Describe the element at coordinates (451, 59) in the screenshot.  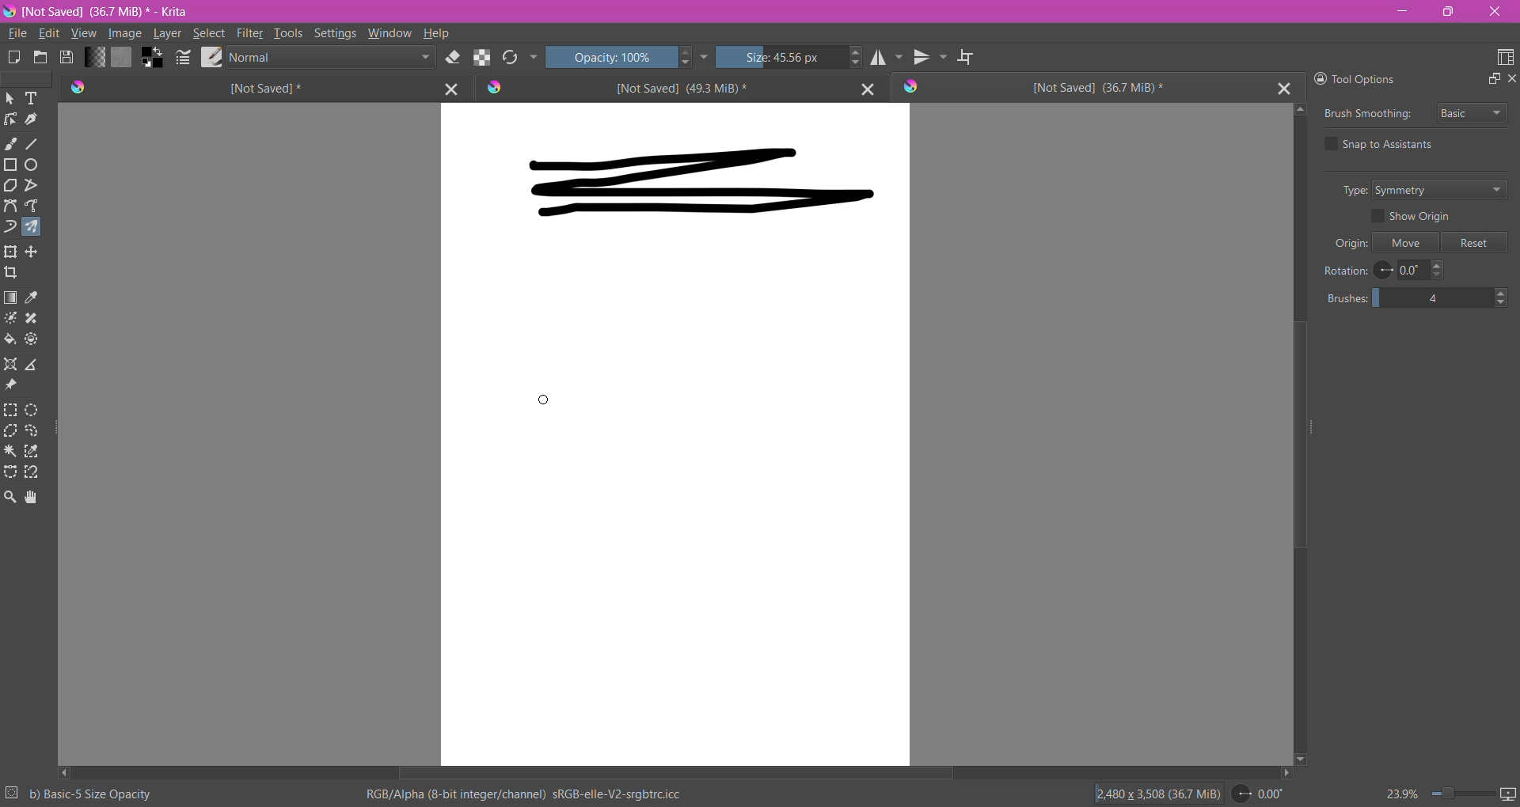
I see `Set Eraser Mode` at that location.